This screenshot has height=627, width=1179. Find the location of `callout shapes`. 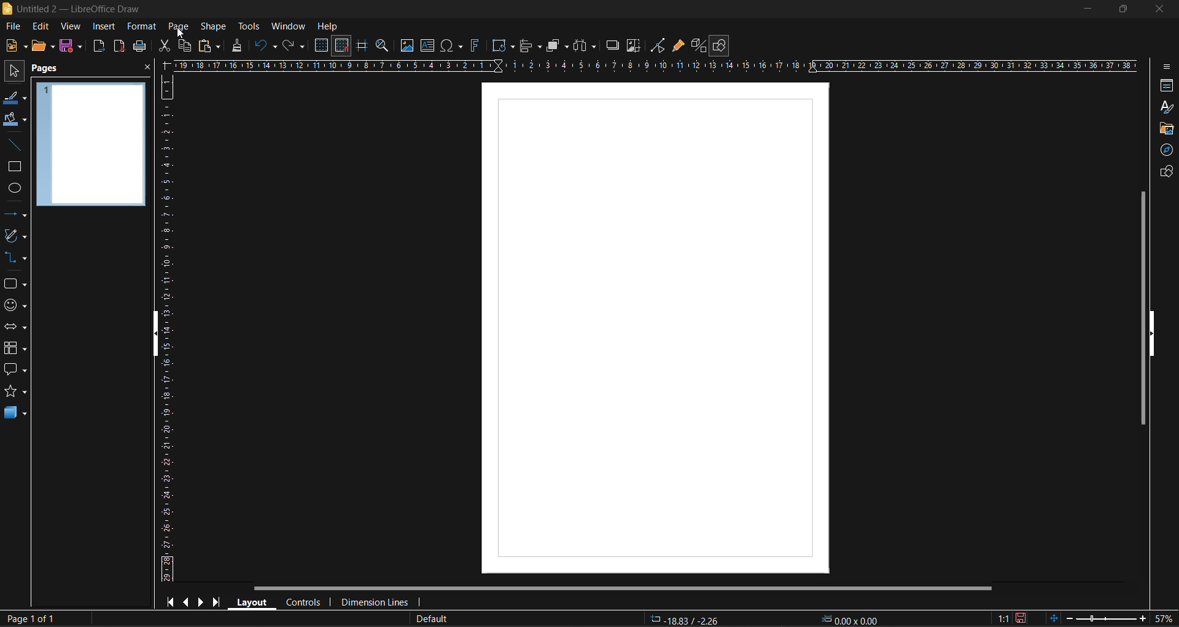

callout shapes is located at coordinates (14, 372).